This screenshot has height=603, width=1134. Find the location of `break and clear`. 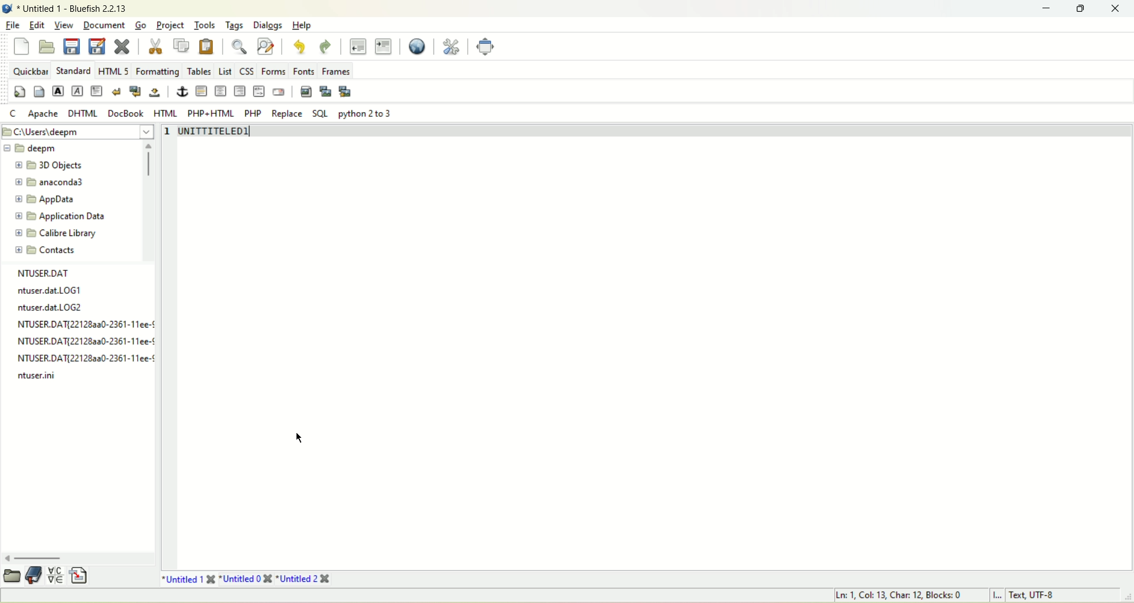

break and clear is located at coordinates (135, 91).